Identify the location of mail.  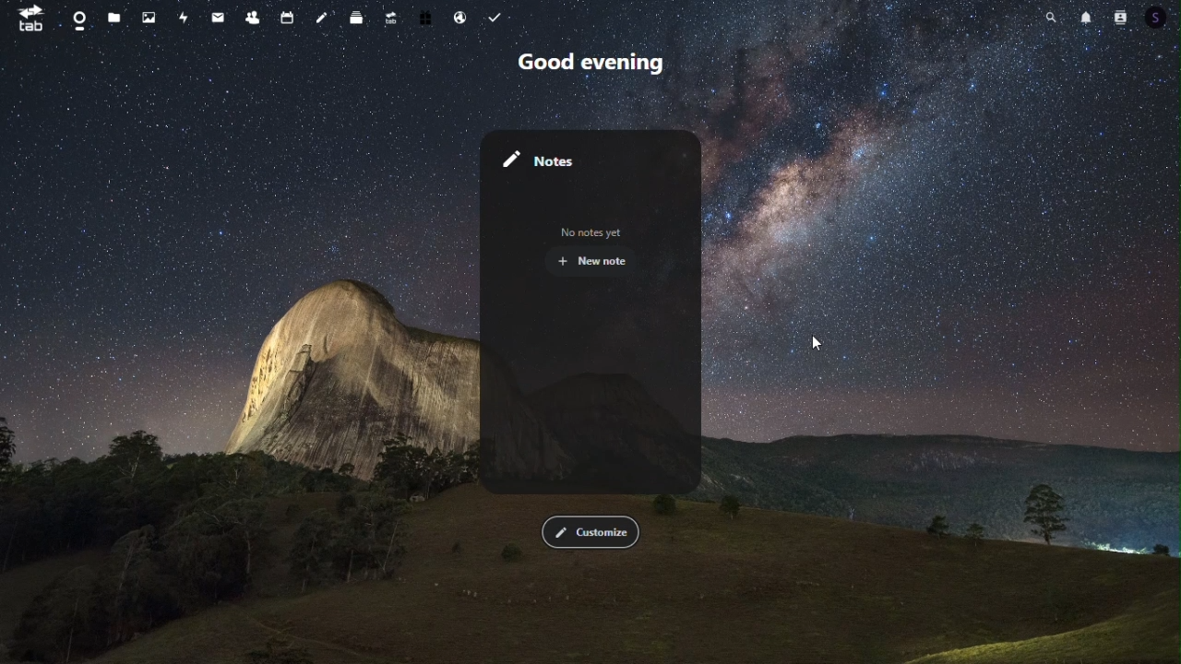
(217, 20).